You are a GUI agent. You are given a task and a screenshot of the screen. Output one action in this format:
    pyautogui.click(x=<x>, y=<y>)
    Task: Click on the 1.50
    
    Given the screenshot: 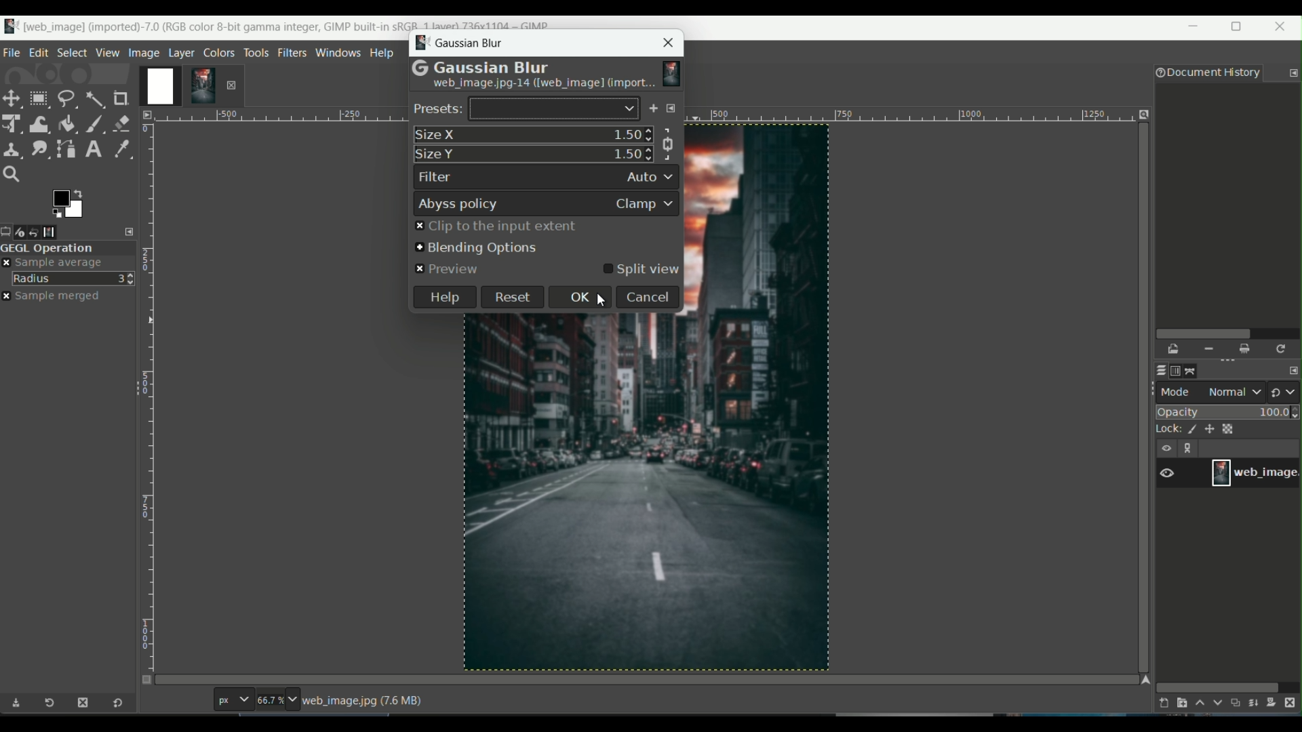 What is the action you would take?
    pyautogui.click(x=626, y=134)
    